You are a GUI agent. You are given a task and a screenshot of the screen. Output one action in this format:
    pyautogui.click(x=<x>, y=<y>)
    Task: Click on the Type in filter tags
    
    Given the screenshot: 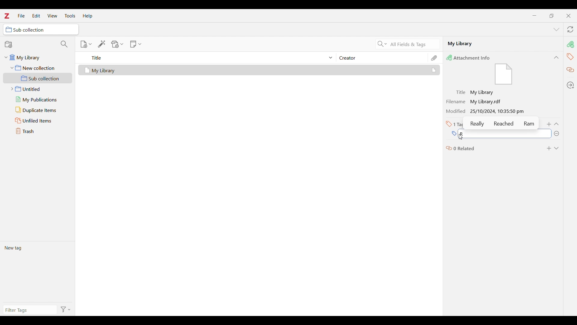 What is the action you would take?
    pyautogui.click(x=29, y=311)
    